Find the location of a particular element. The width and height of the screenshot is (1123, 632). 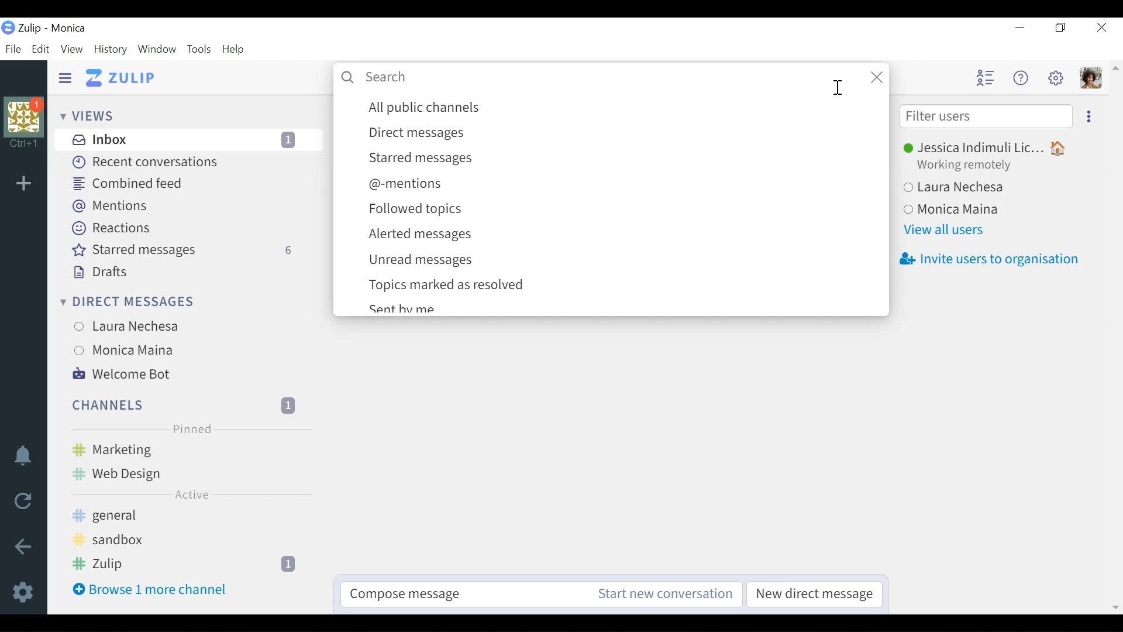

Active is located at coordinates (194, 496).